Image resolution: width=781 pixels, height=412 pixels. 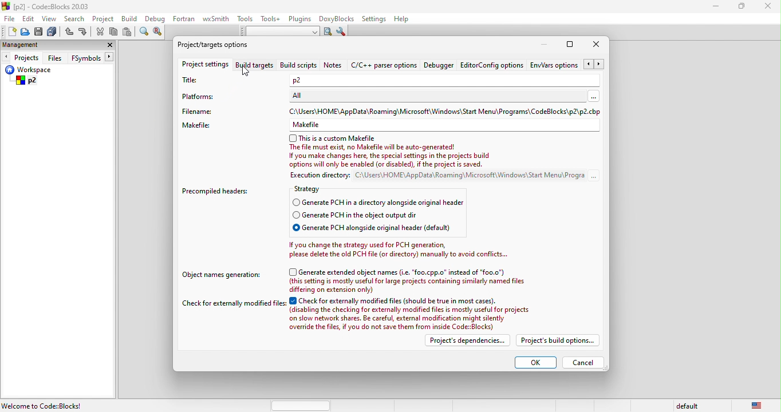 What do you see at coordinates (216, 43) in the screenshot?
I see `project/target option` at bounding box center [216, 43].